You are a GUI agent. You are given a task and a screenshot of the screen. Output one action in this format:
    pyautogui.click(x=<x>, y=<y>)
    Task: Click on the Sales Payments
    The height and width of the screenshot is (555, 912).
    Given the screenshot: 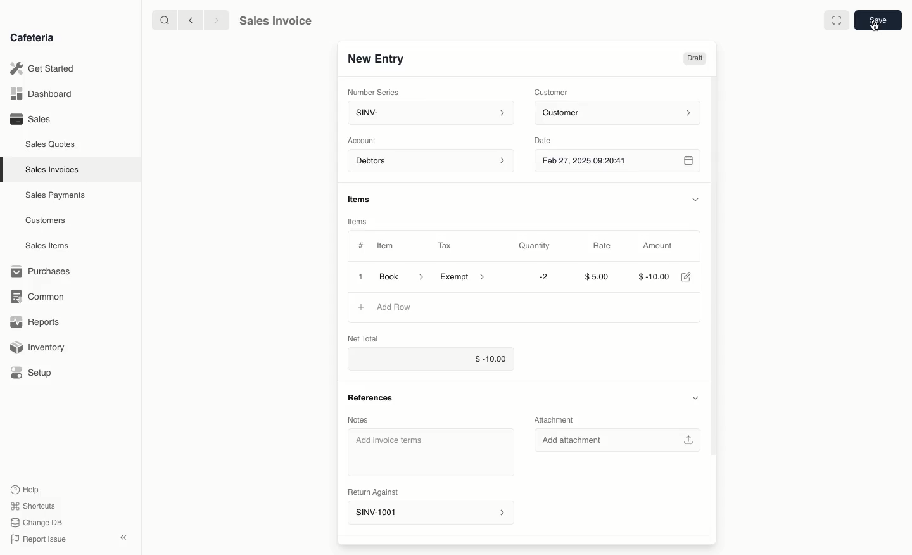 What is the action you would take?
    pyautogui.click(x=56, y=196)
    